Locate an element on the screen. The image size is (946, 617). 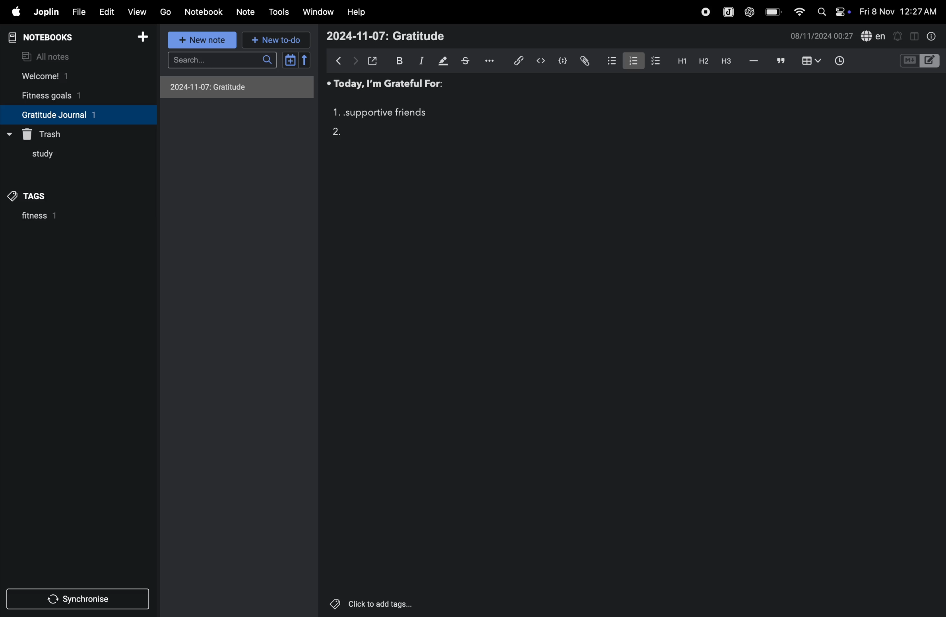
notebook is located at coordinates (204, 12).